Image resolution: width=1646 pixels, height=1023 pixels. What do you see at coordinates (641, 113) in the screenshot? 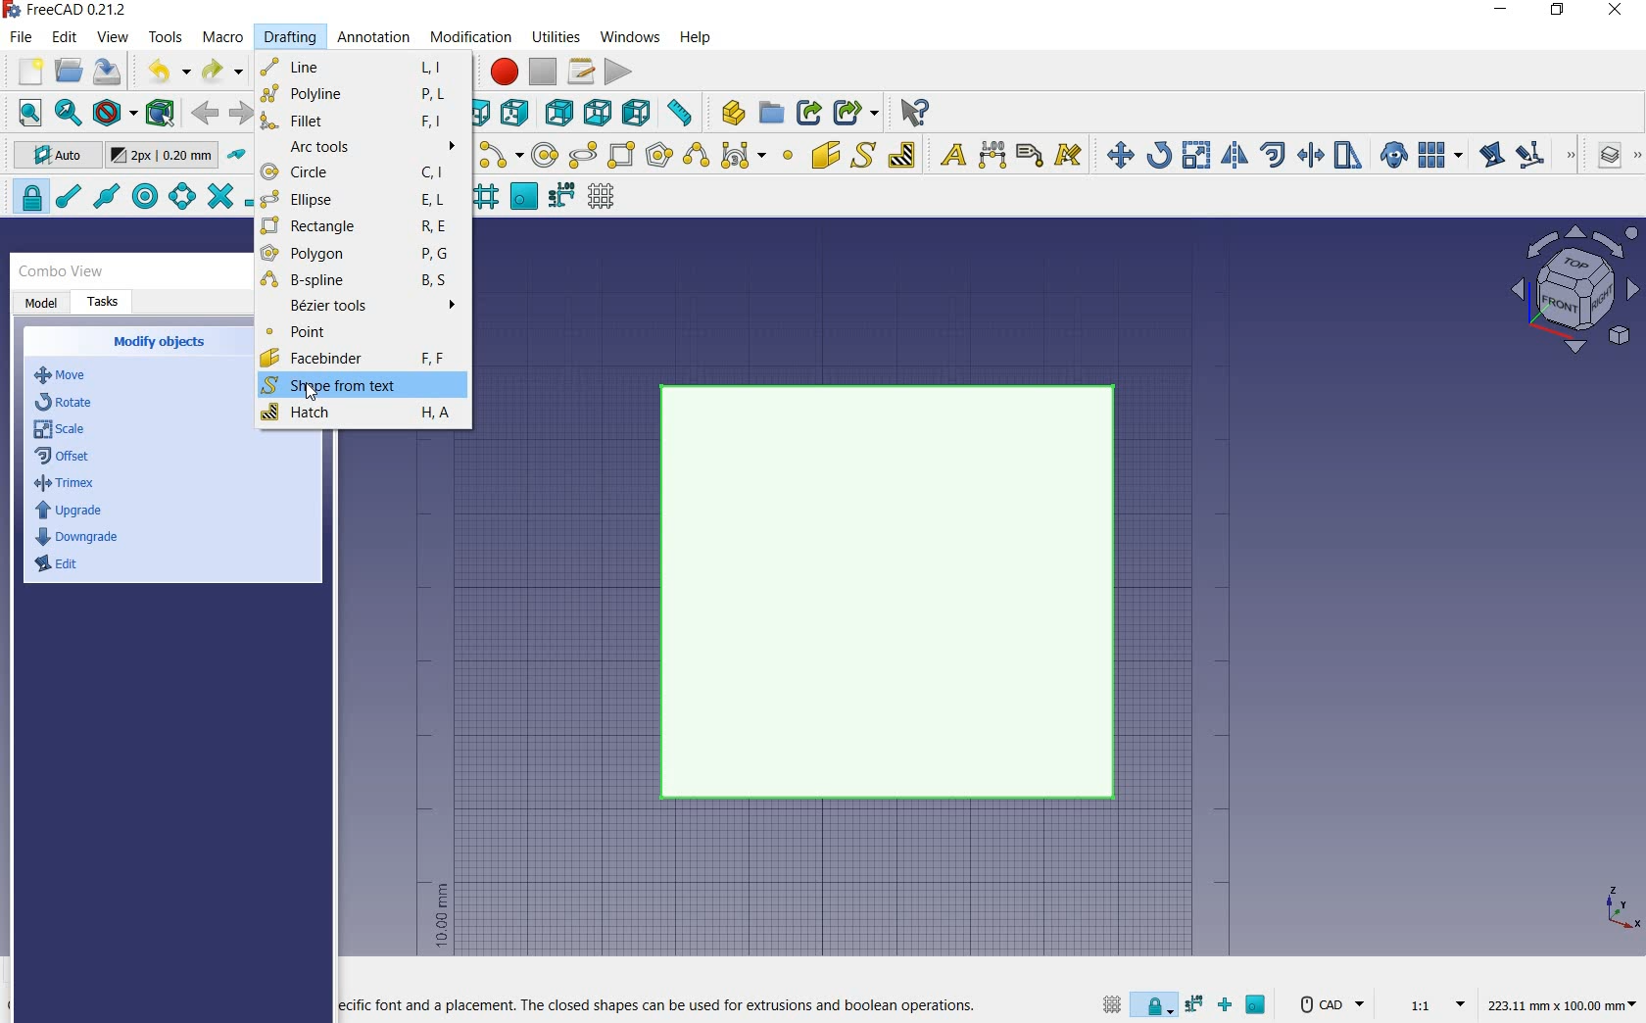
I see `left` at bounding box center [641, 113].